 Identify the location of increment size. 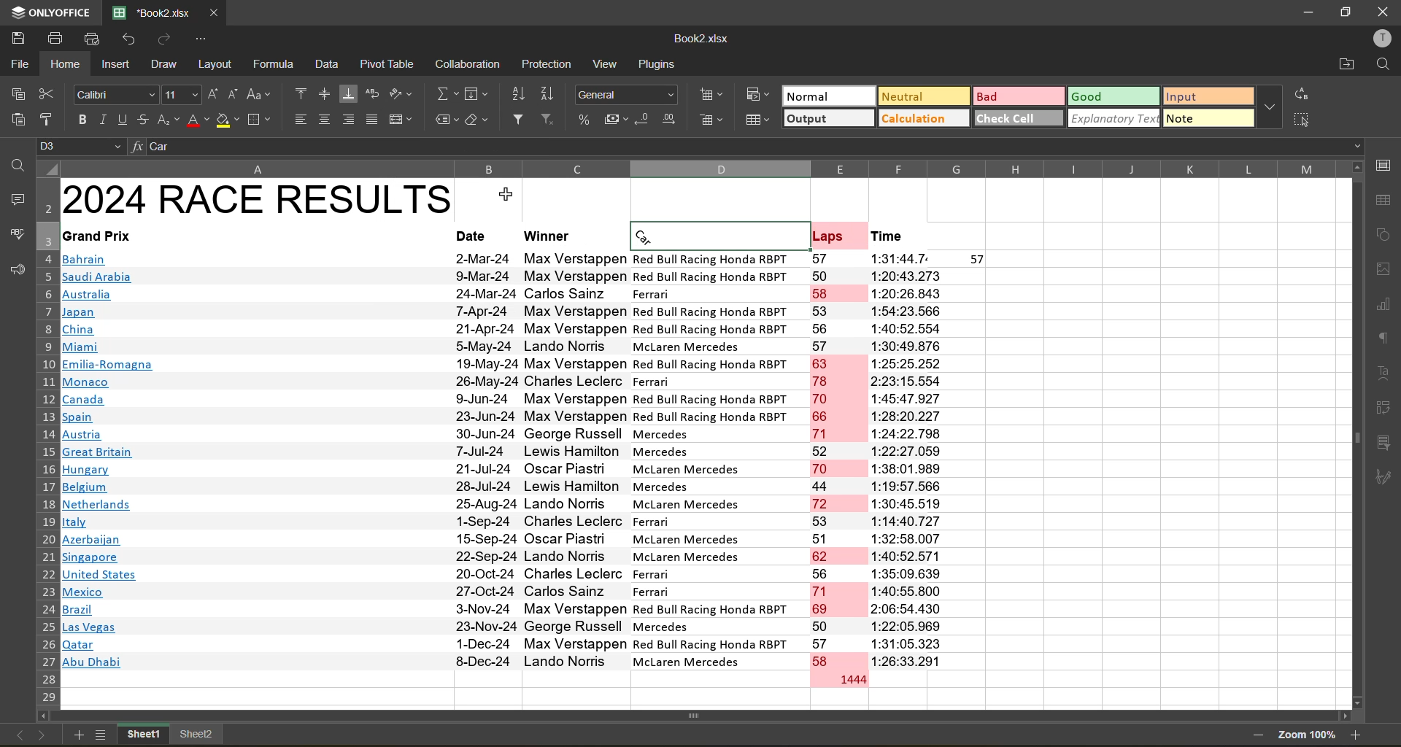
(215, 94).